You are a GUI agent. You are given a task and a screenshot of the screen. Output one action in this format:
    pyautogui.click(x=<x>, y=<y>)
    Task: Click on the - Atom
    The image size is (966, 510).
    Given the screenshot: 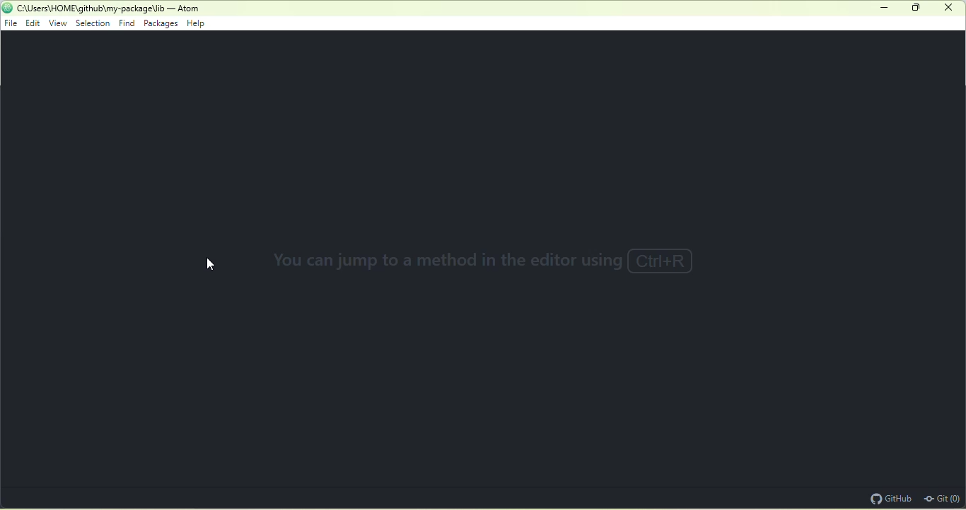 What is the action you would take?
    pyautogui.click(x=185, y=8)
    